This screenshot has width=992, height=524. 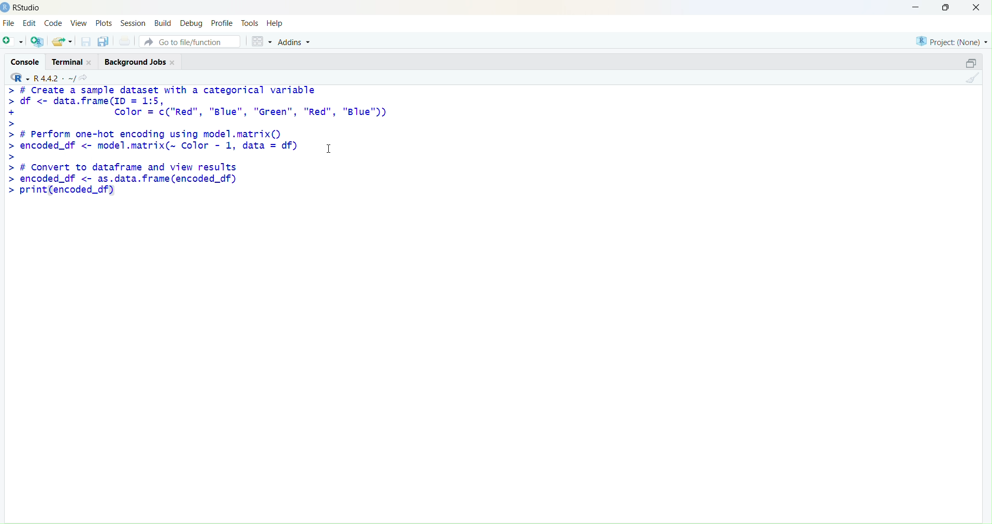 What do you see at coordinates (198, 142) in the screenshot?
I see `> # Create a sample dataset with a categorical variable

> df <- data.frame(ID = 1:5,

+ color = c("Red", "Blue", "Green", "Red", "Blue"))
>

> # Perform one-hot encoding using model.matrix()

> encoded_df <- model.matrix(~ Color - 1, data = df) 1

>

> # Convert to dataframe and view results

> encoded_df <- as.data.frame(encoded_df)

> print(encoded_df)` at bounding box center [198, 142].